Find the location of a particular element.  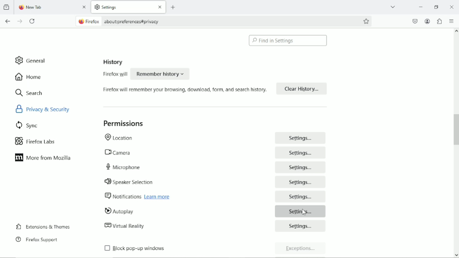

find in settings is located at coordinates (289, 40).